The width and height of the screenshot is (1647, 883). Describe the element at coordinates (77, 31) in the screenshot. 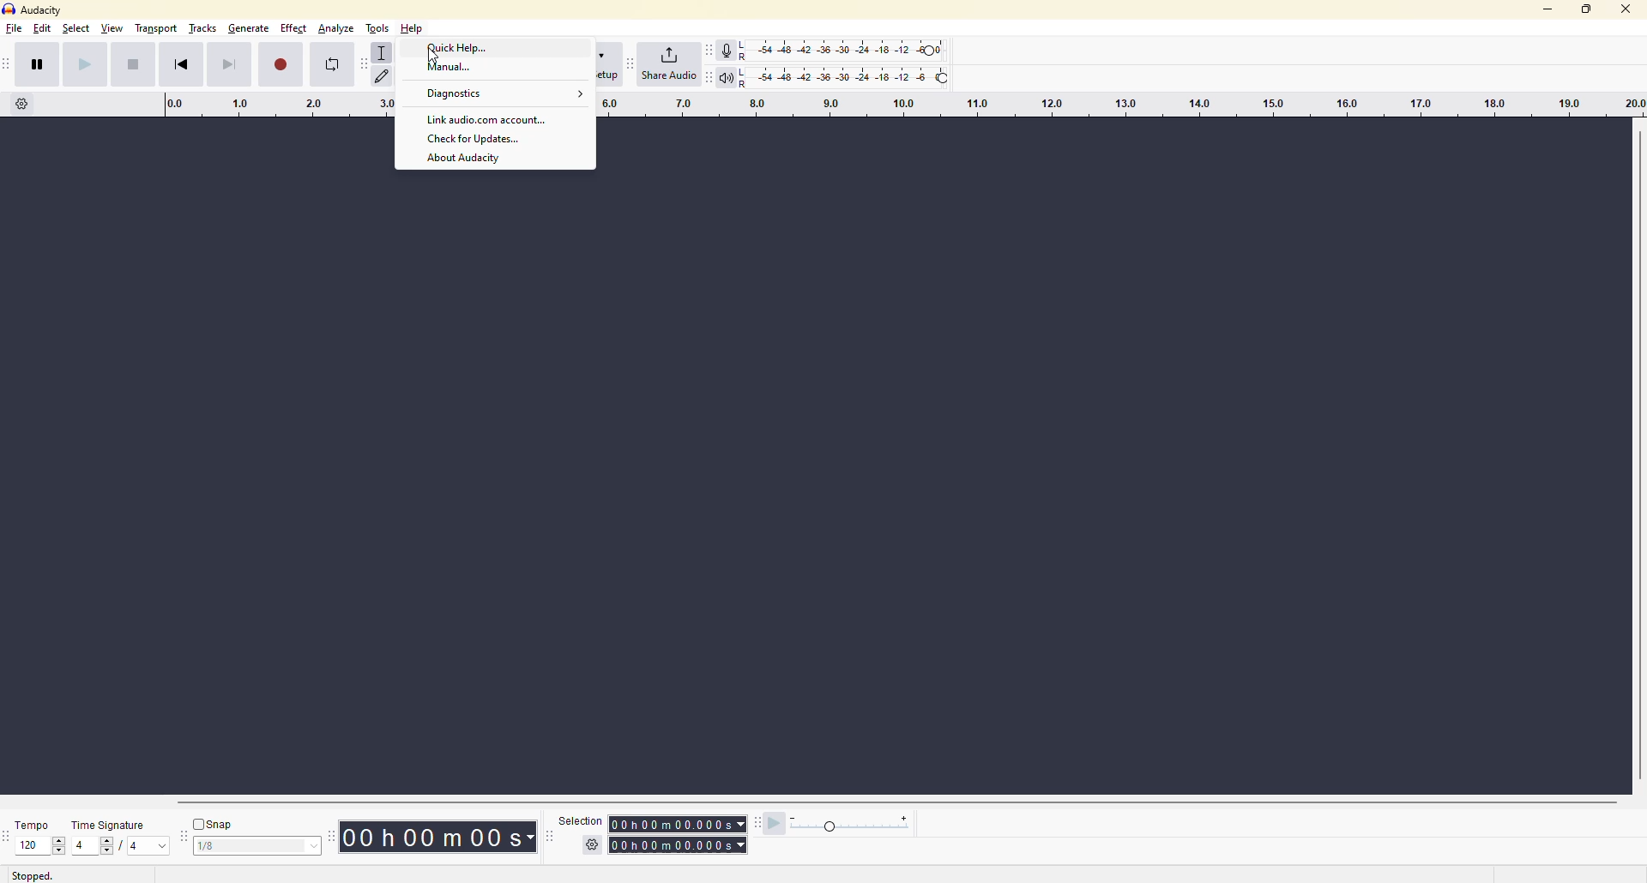

I see `select` at that location.